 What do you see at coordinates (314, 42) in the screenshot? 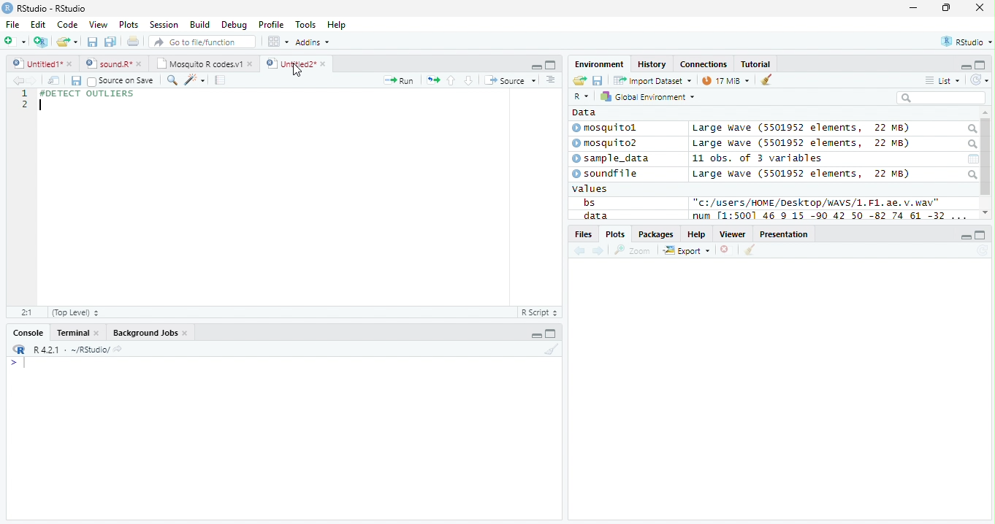
I see `Addins` at bounding box center [314, 42].